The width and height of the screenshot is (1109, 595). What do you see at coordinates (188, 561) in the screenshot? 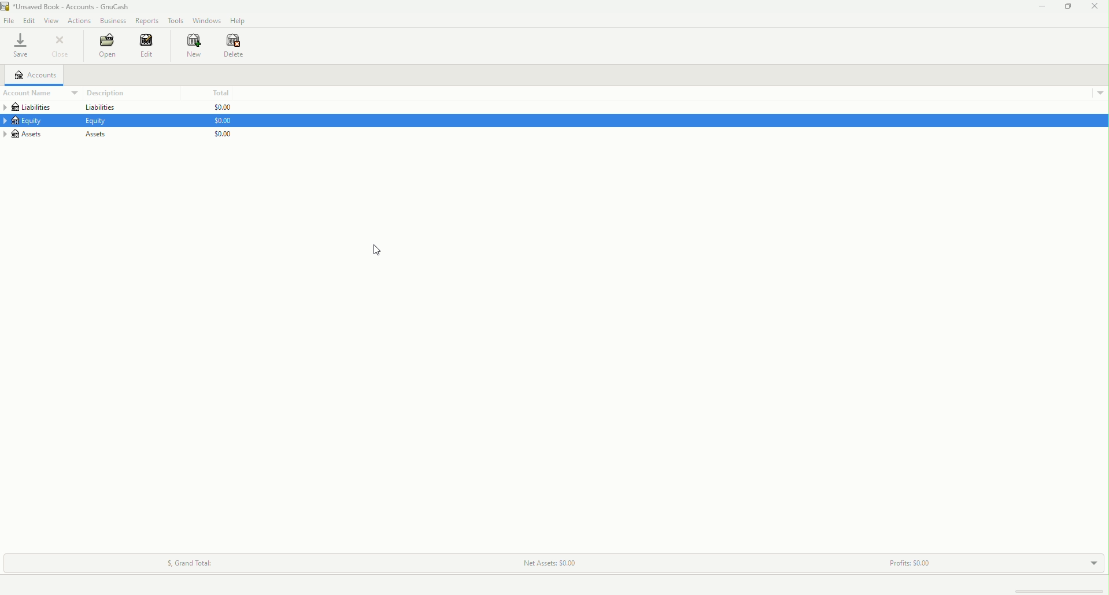
I see `Grand Total` at bounding box center [188, 561].